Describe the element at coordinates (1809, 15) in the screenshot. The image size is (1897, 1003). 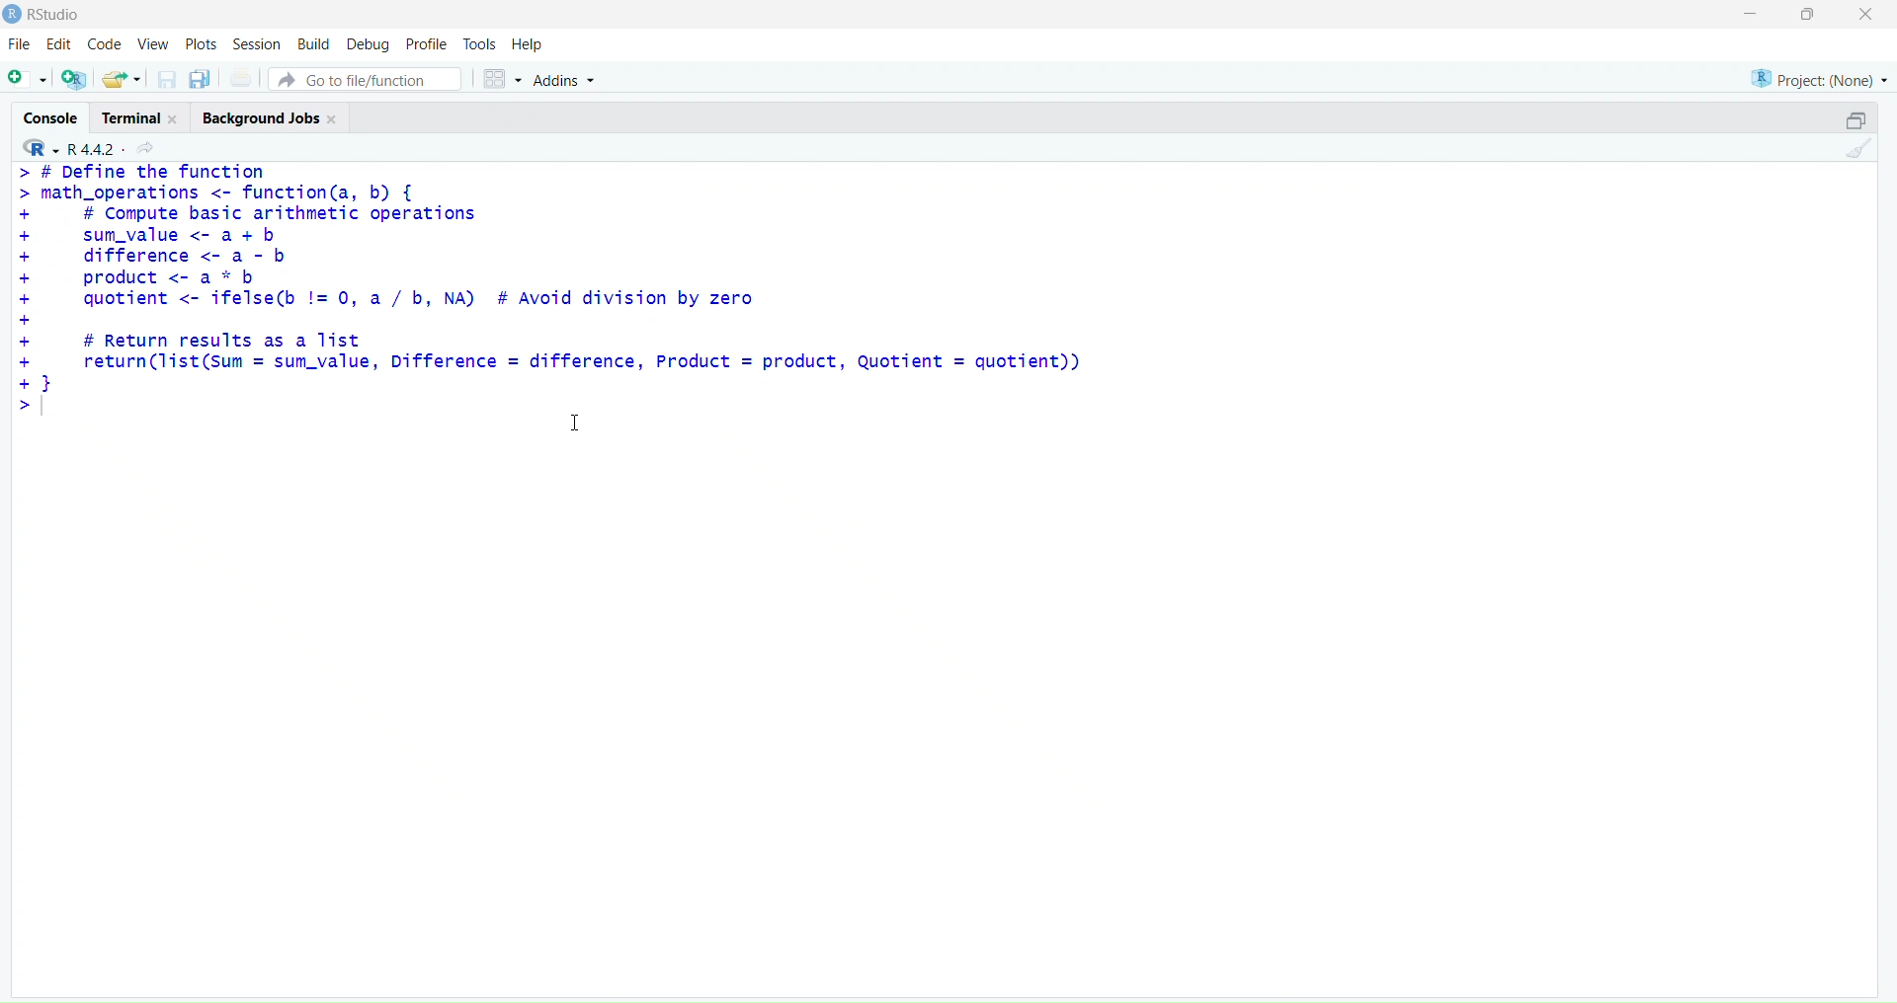
I see `Maximize` at that location.